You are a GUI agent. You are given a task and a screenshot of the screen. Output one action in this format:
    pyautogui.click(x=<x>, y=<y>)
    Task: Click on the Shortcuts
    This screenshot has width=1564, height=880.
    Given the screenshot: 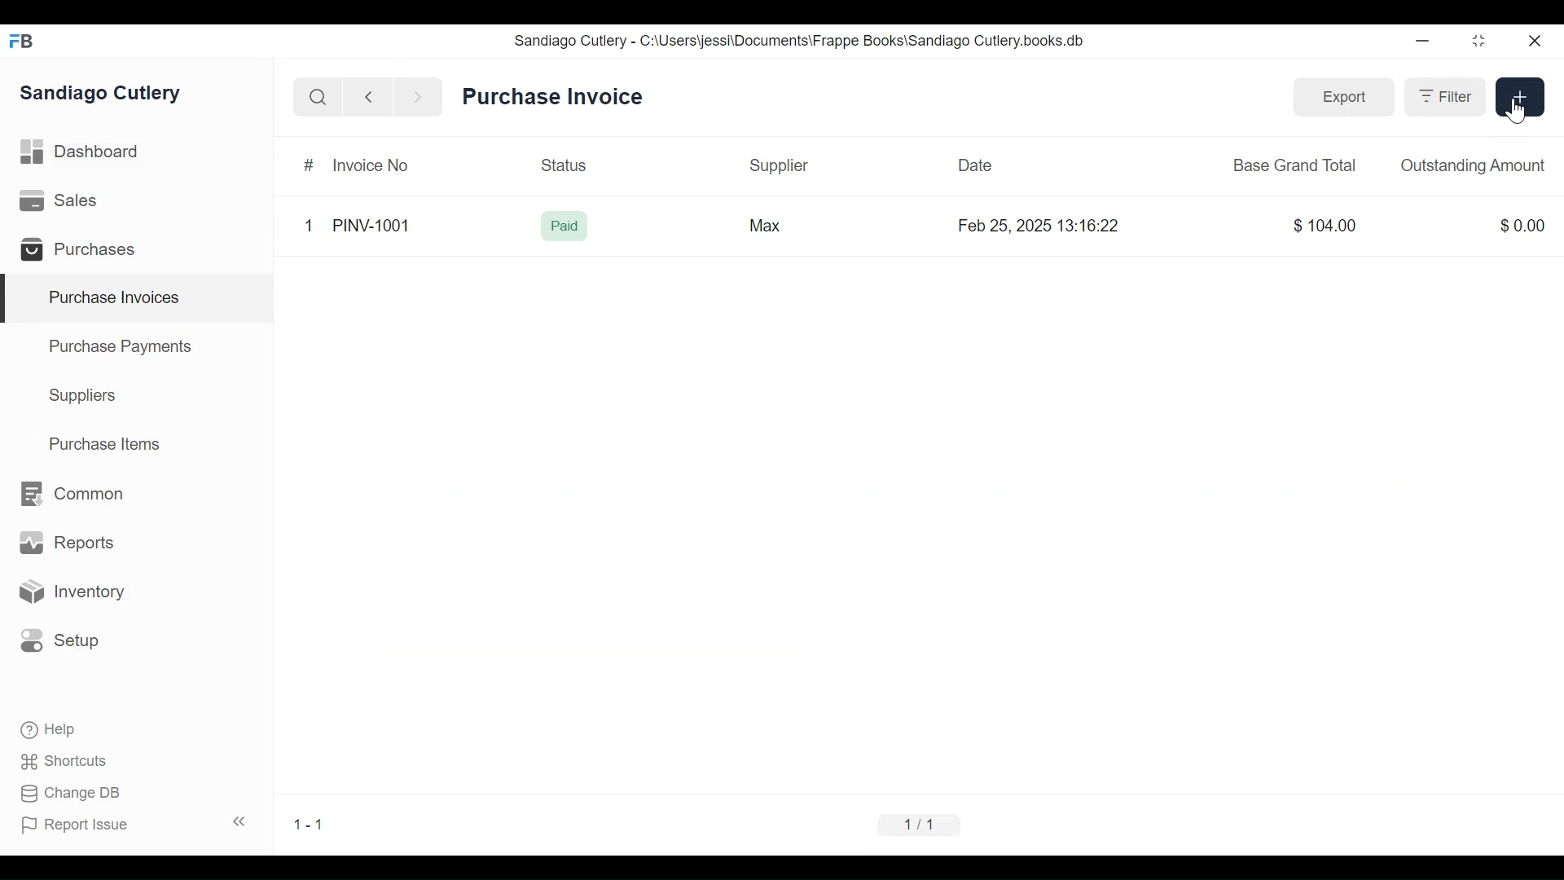 What is the action you would take?
    pyautogui.click(x=66, y=760)
    